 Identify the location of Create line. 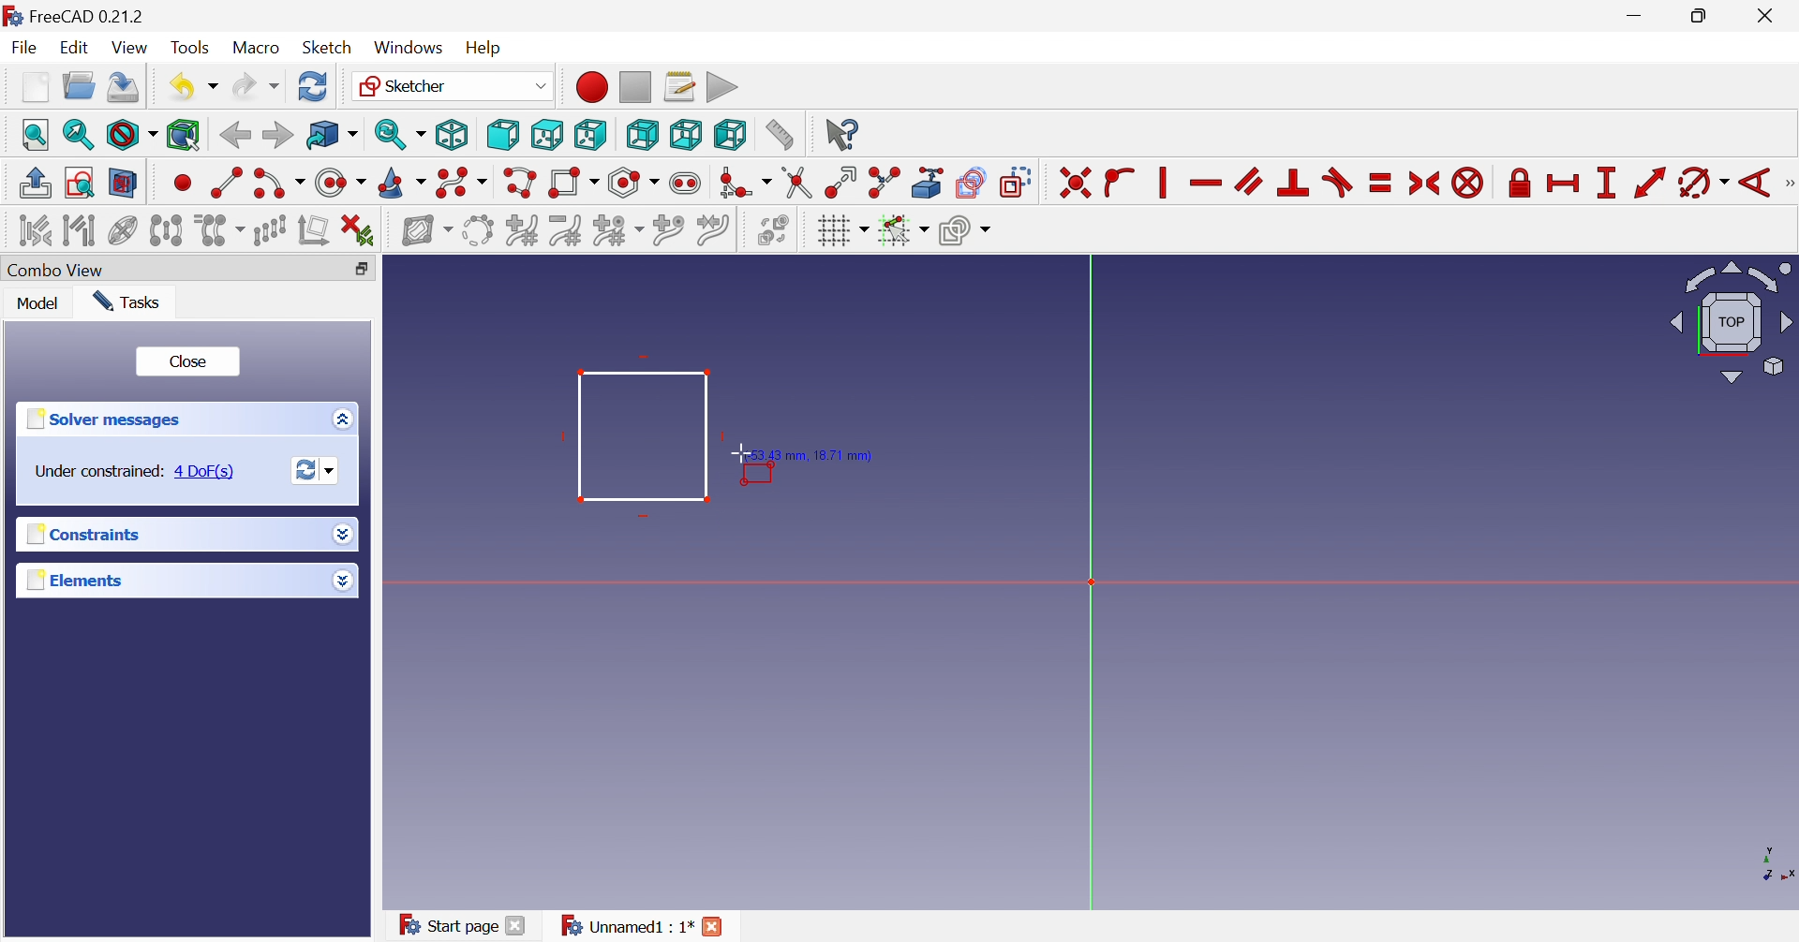
(226, 181).